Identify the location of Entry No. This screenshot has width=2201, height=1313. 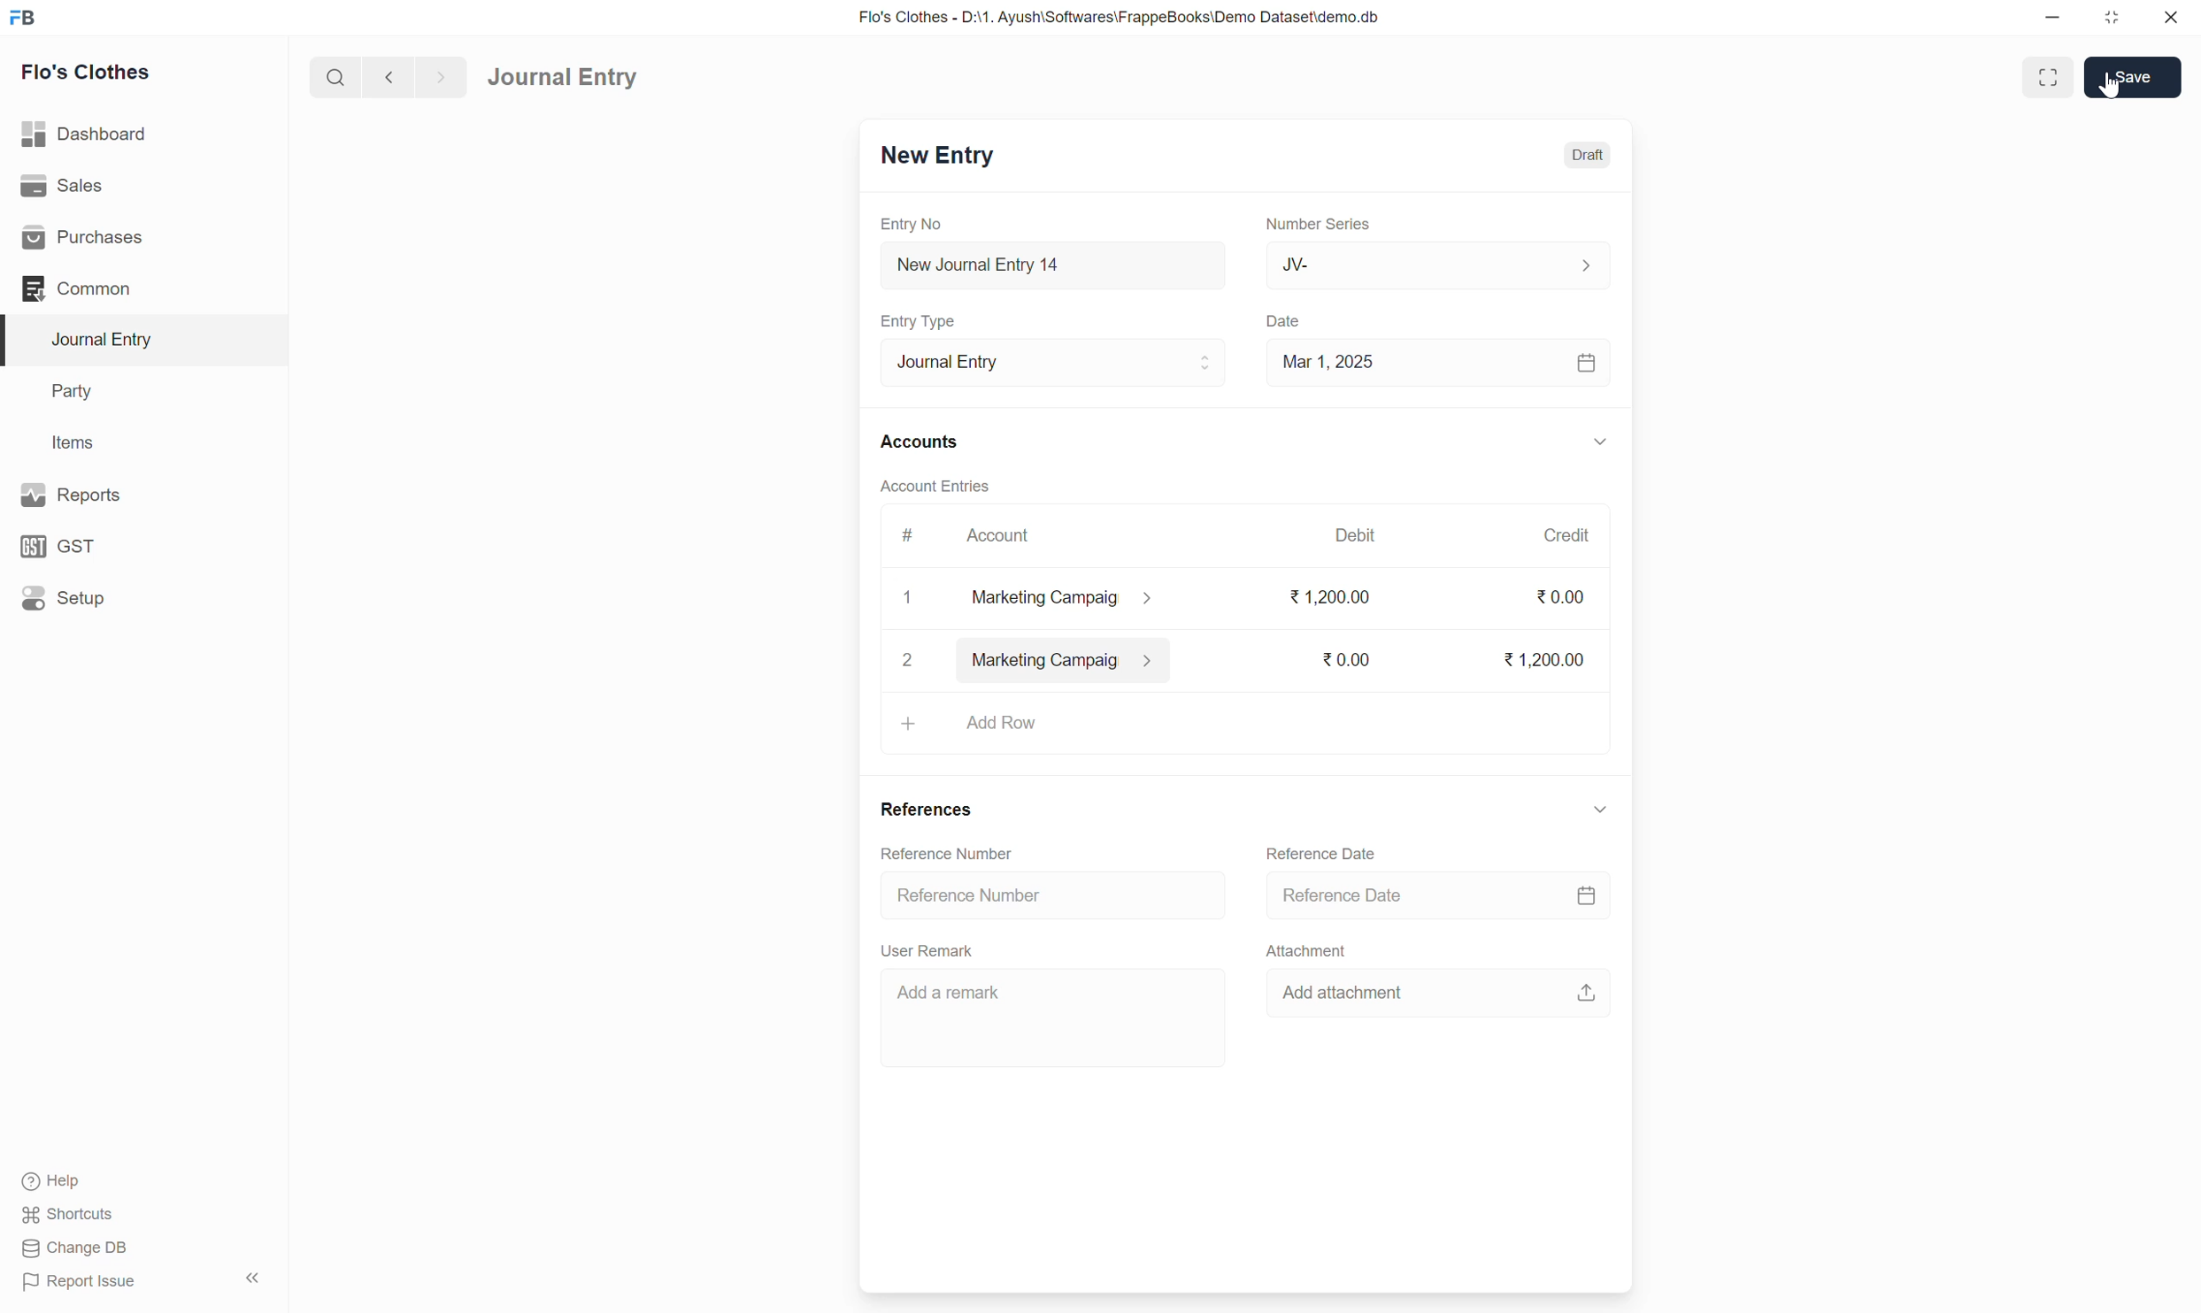
(915, 224).